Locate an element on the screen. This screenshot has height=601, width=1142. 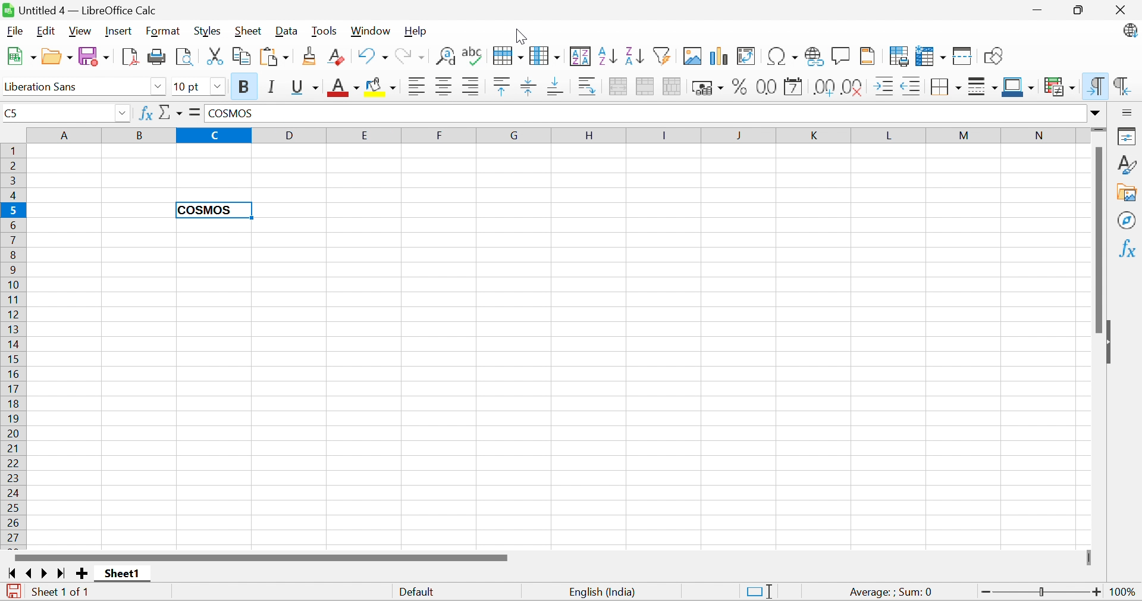
Scroll Bar is located at coordinates (259, 558).